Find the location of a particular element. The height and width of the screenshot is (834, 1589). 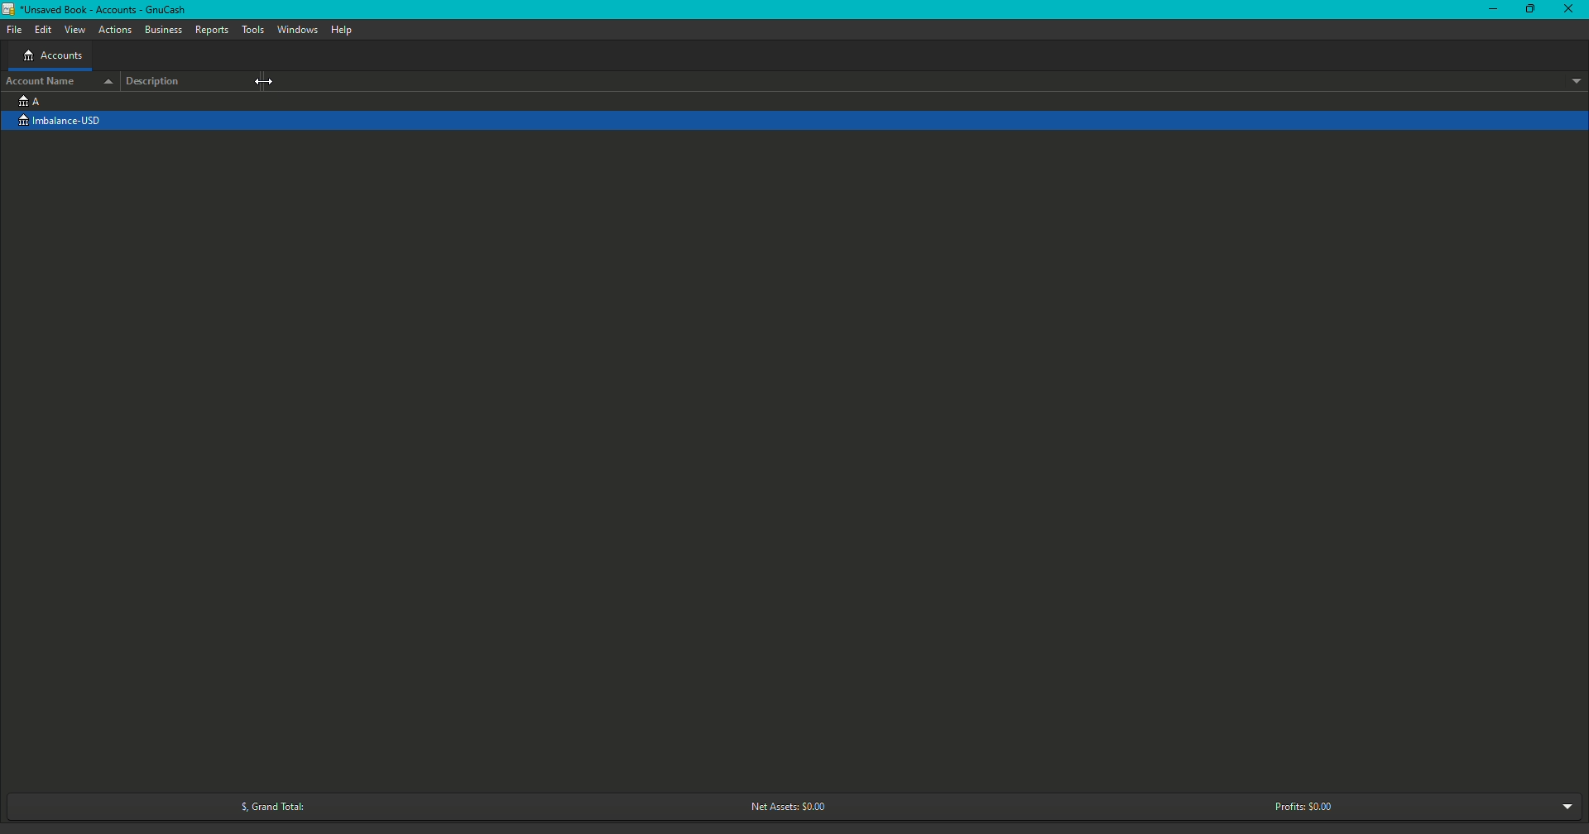

Help is located at coordinates (341, 30).